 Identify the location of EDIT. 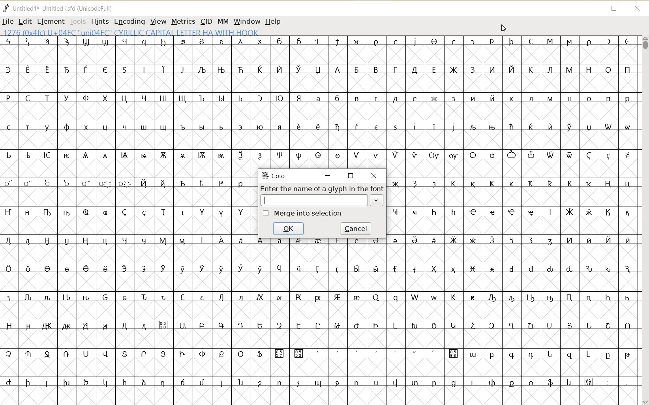
(25, 21).